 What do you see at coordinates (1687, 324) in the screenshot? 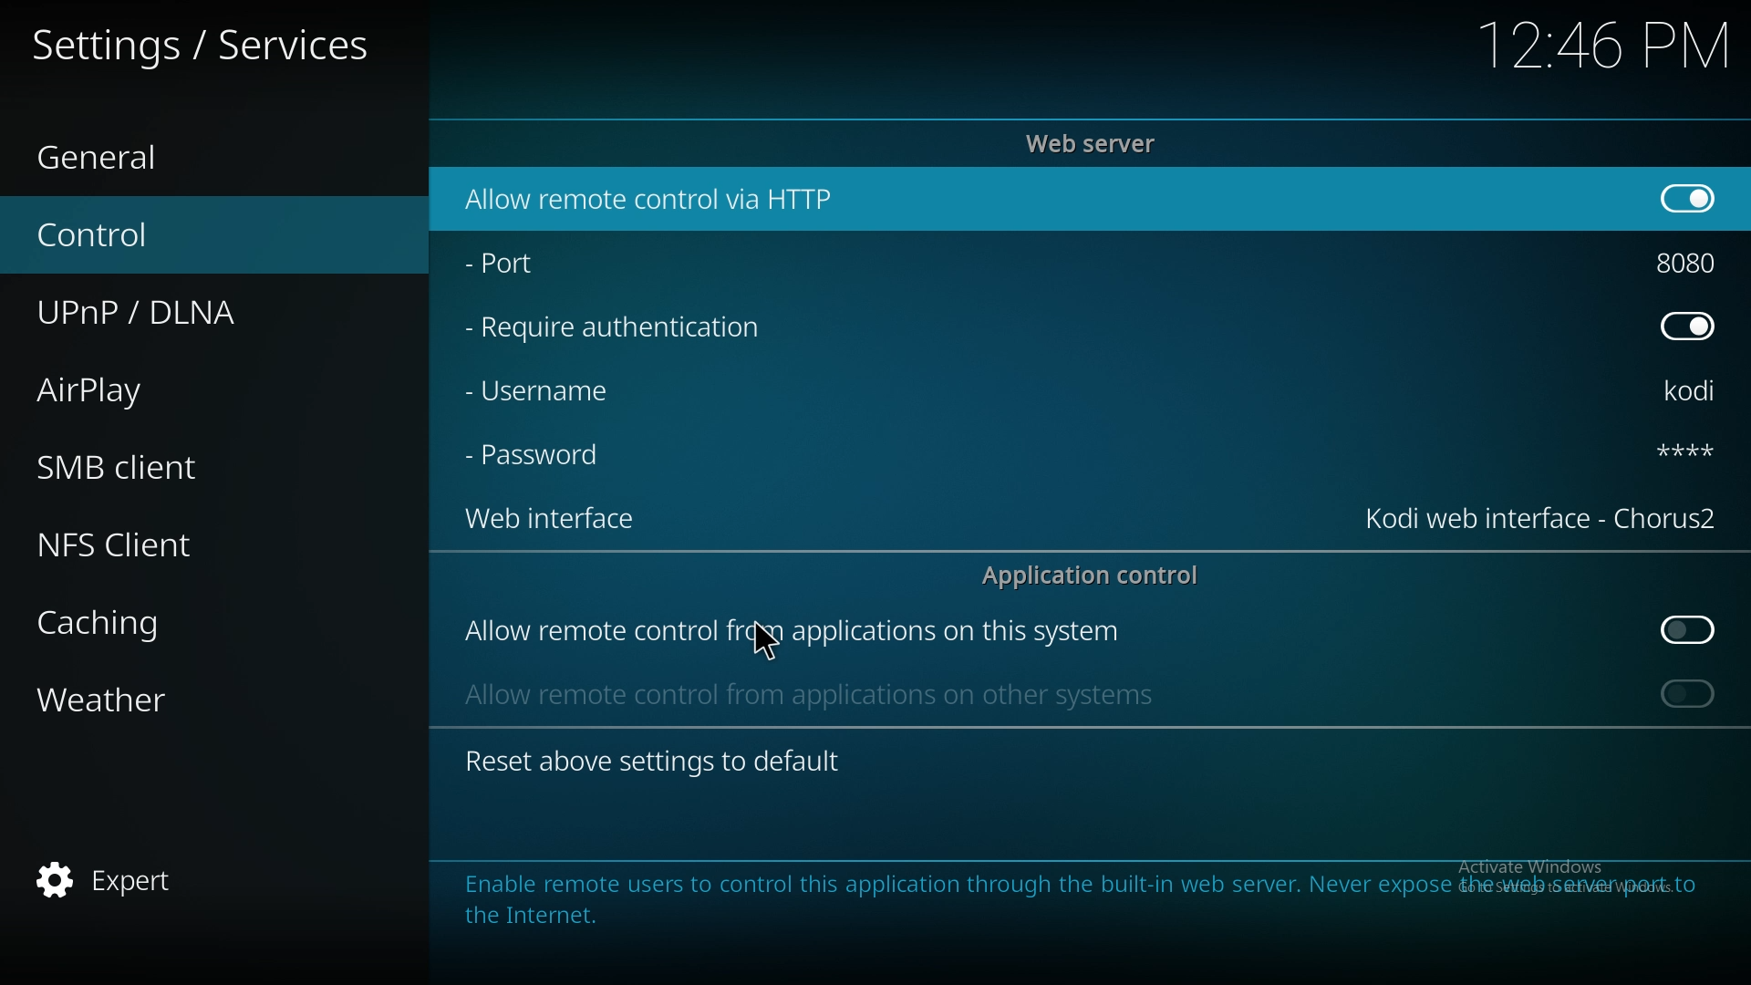
I see `off` at bounding box center [1687, 324].